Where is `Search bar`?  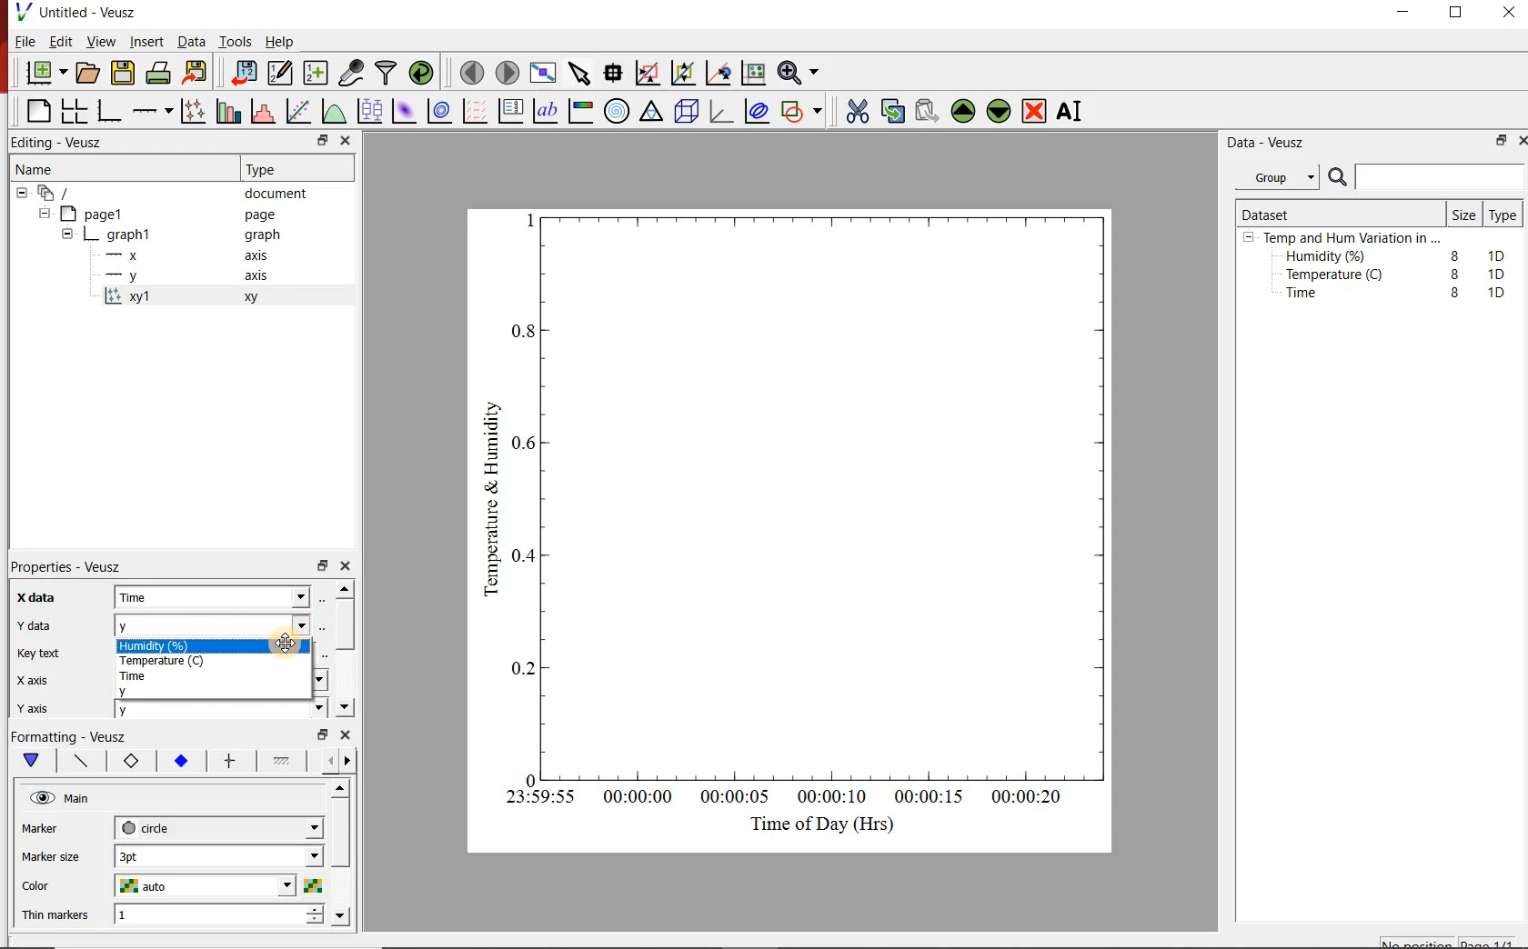
Search bar is located at coordinates (1426, 177).